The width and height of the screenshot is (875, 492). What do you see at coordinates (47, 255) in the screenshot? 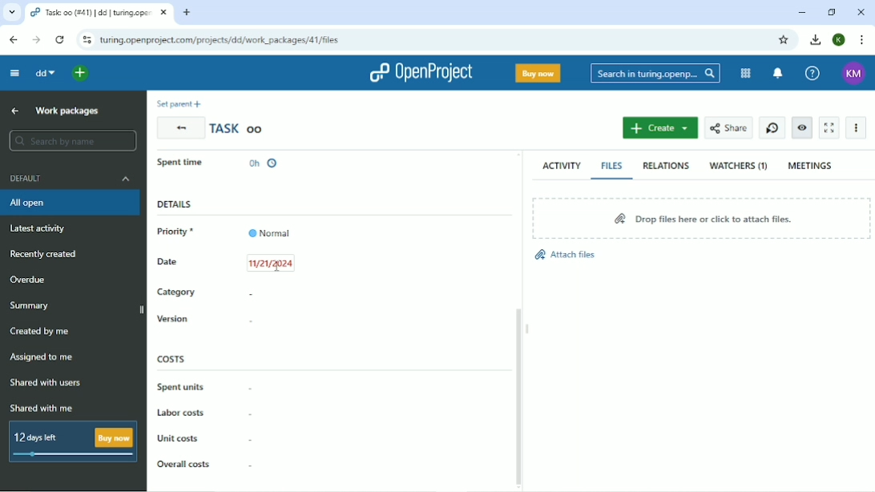
I see `Recently created` at bounding box center [47, 255].